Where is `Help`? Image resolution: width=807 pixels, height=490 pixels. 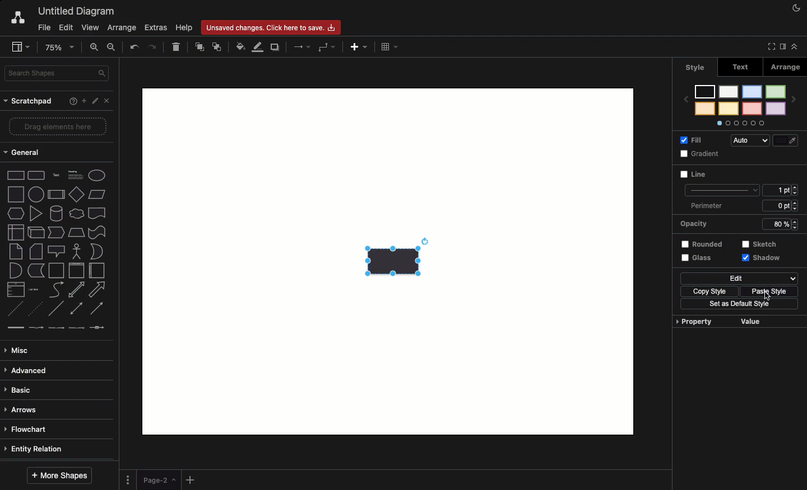 Help is located at coordinates (185, 28).